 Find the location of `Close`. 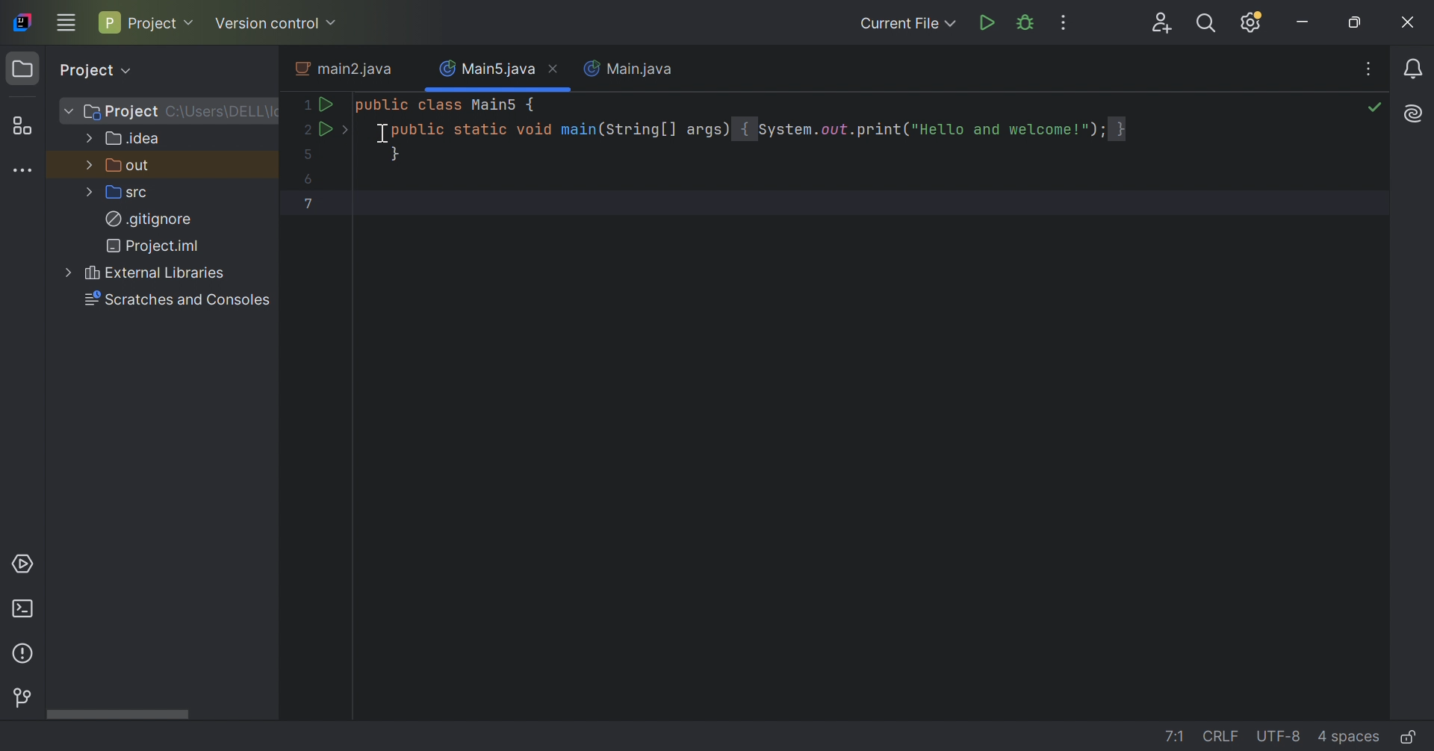

Close is located at coordinates (556, 68).